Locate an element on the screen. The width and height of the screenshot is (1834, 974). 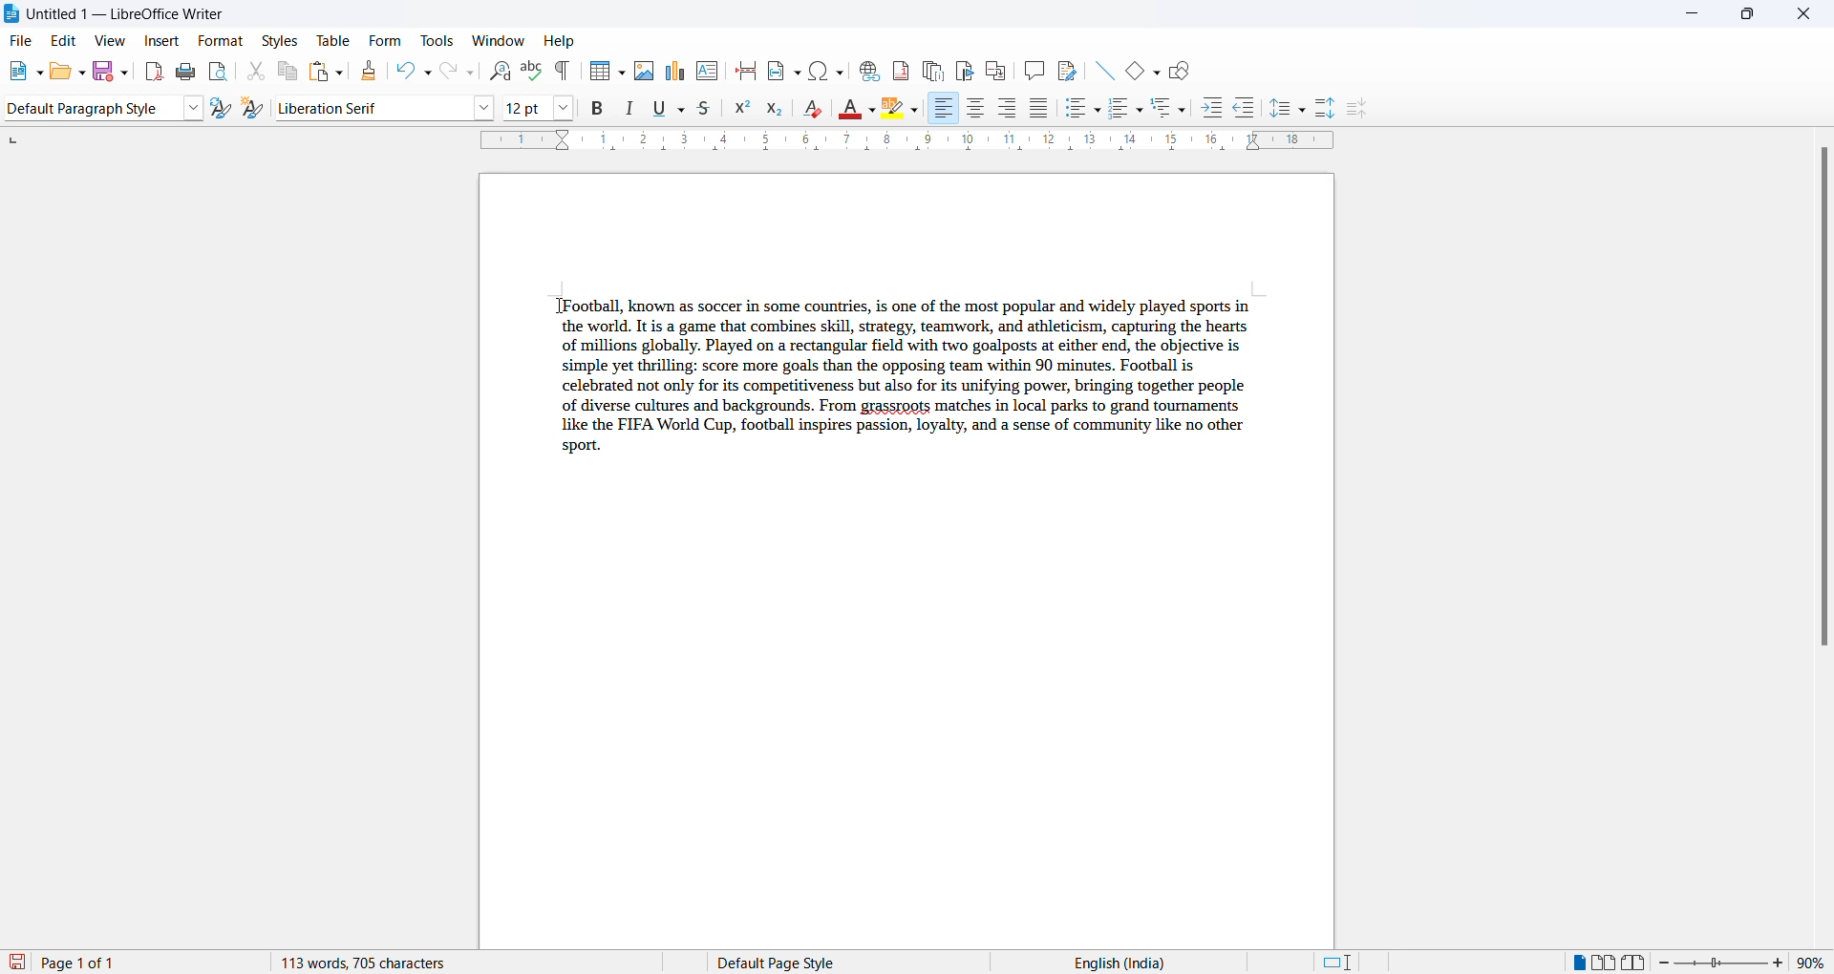
window is located at coordinates (497, 39).